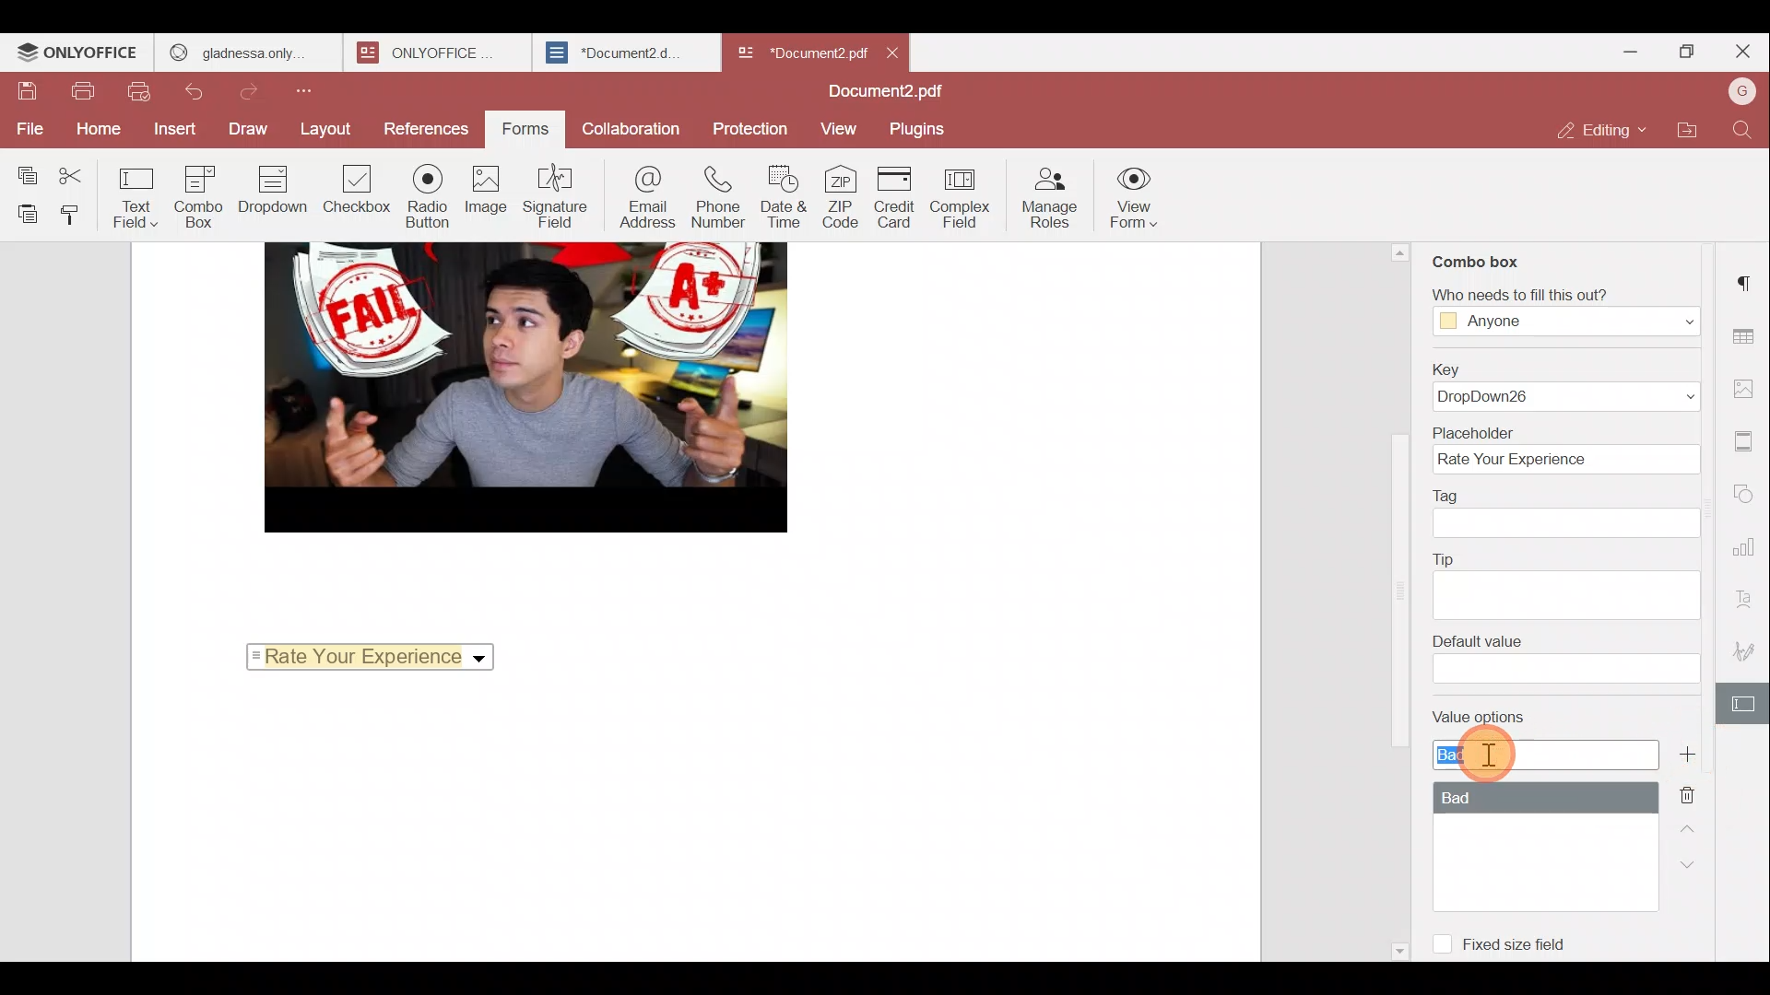  I want to click on gladnessa only., so click(238, 50).